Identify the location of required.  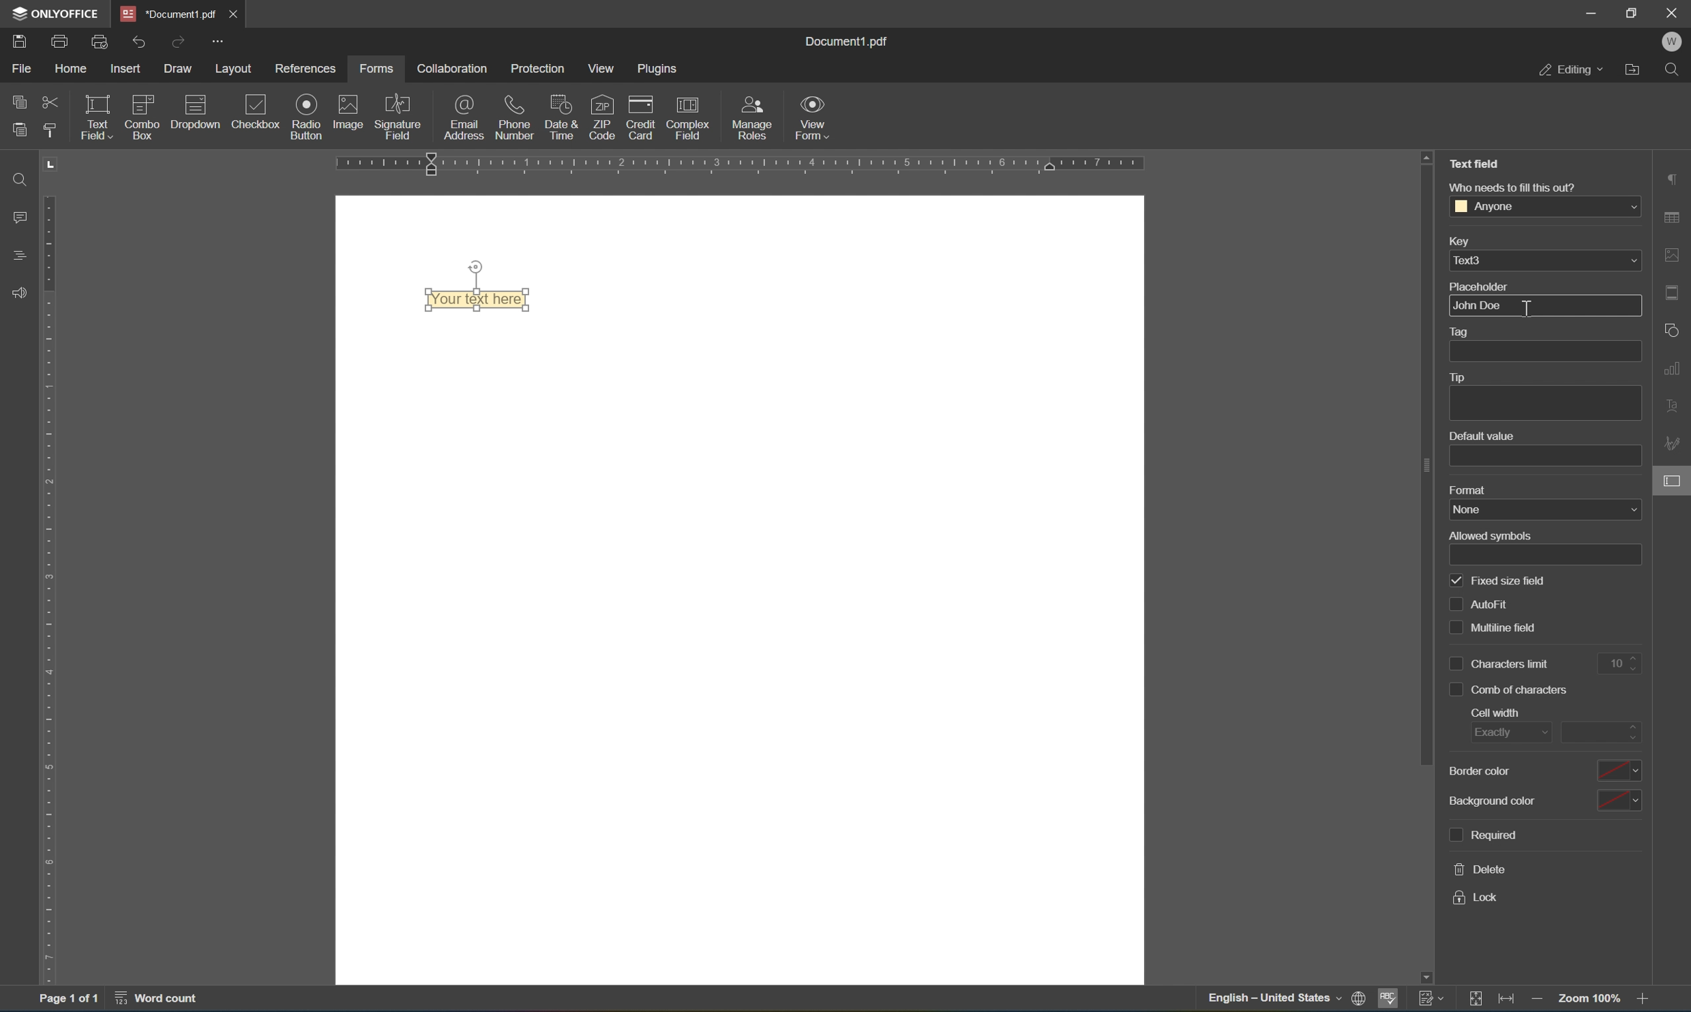
(1486, 835).